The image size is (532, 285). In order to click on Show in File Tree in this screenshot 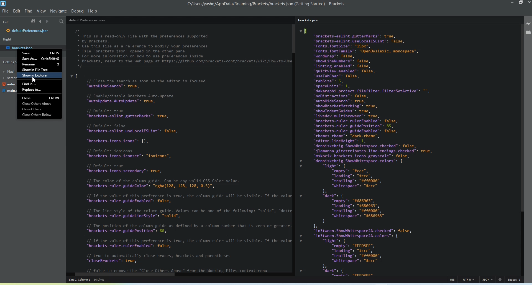, I will do `click(39, 69)`.